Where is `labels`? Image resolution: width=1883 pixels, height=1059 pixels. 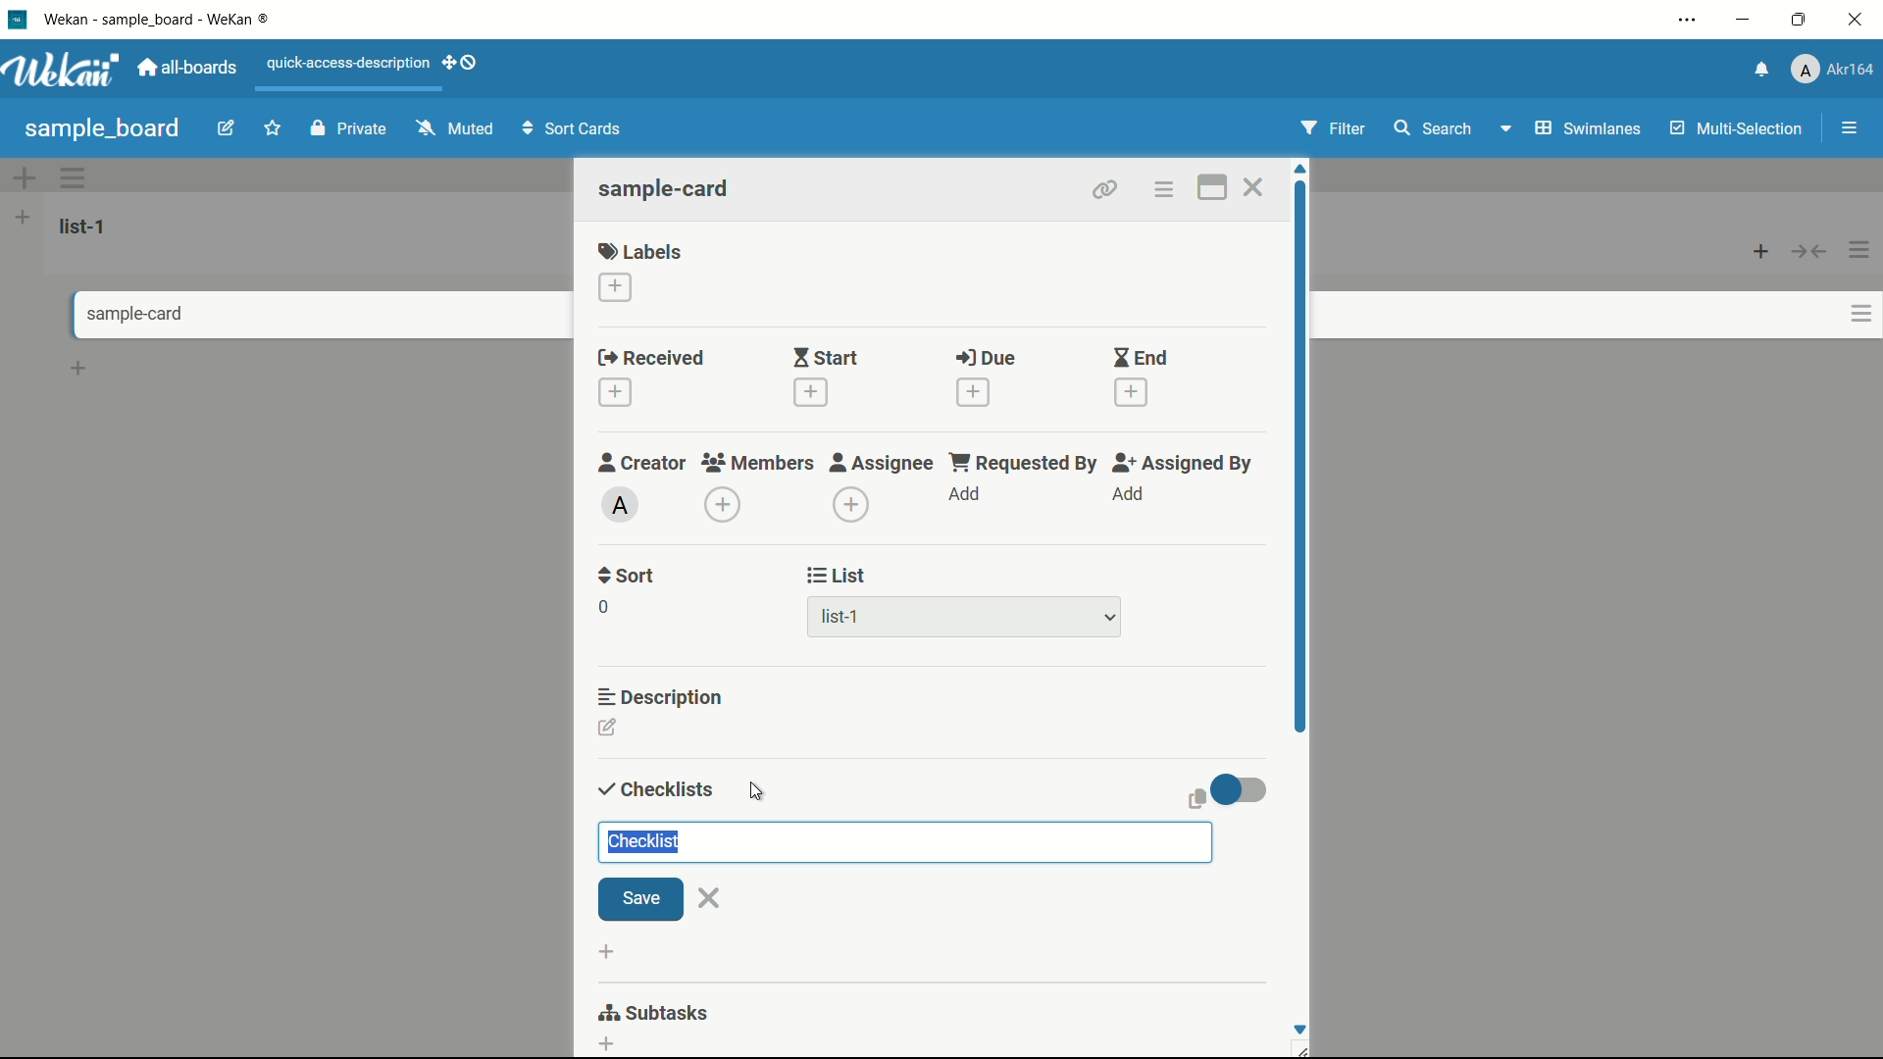 labels is located at coordinates (640, 250).